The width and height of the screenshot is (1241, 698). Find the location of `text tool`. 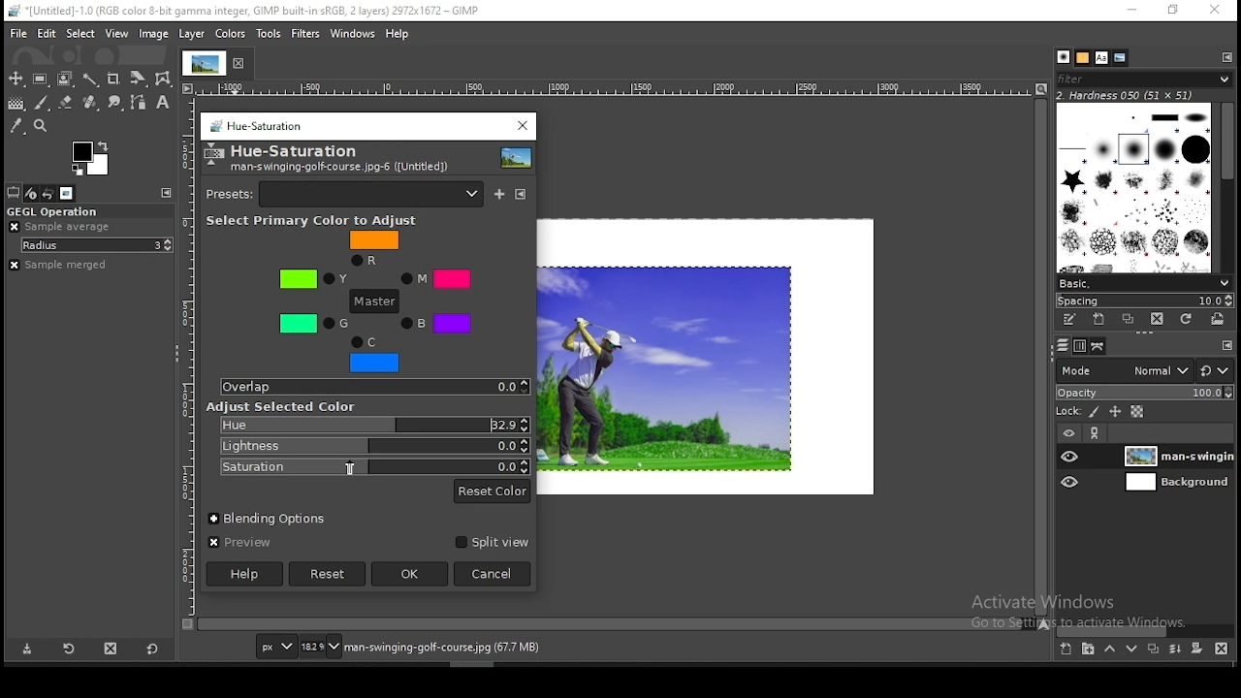

text tool is located at coordinates (162, 105).